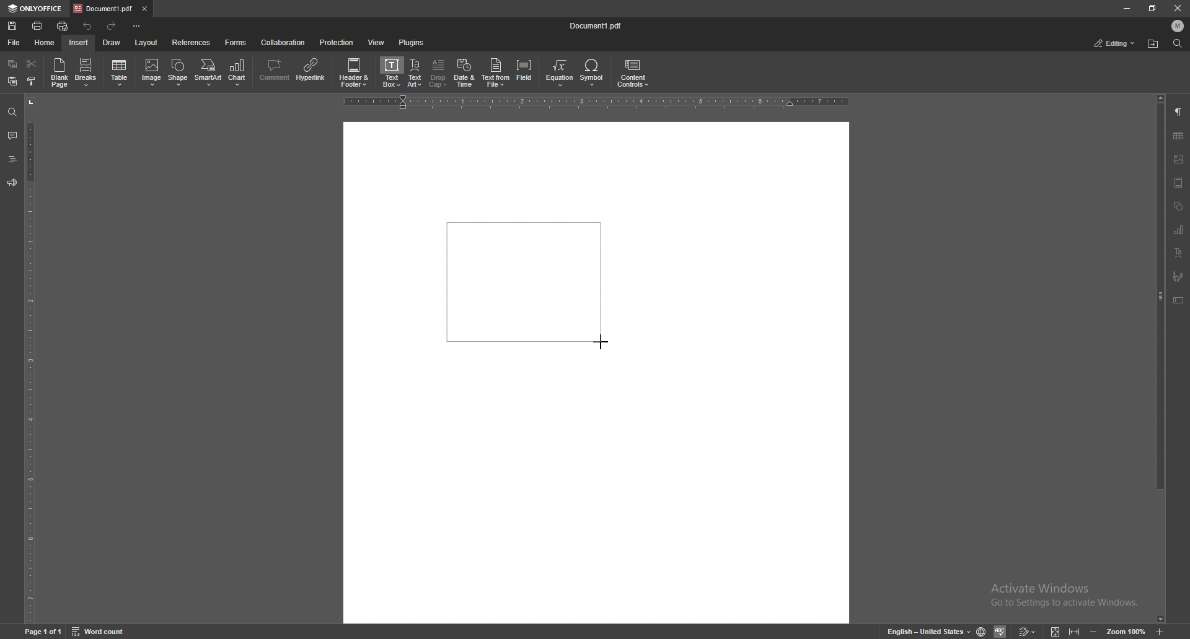 This screenshot has height=639, width=1190. I want to click on paragraph, so click(1179, 111).